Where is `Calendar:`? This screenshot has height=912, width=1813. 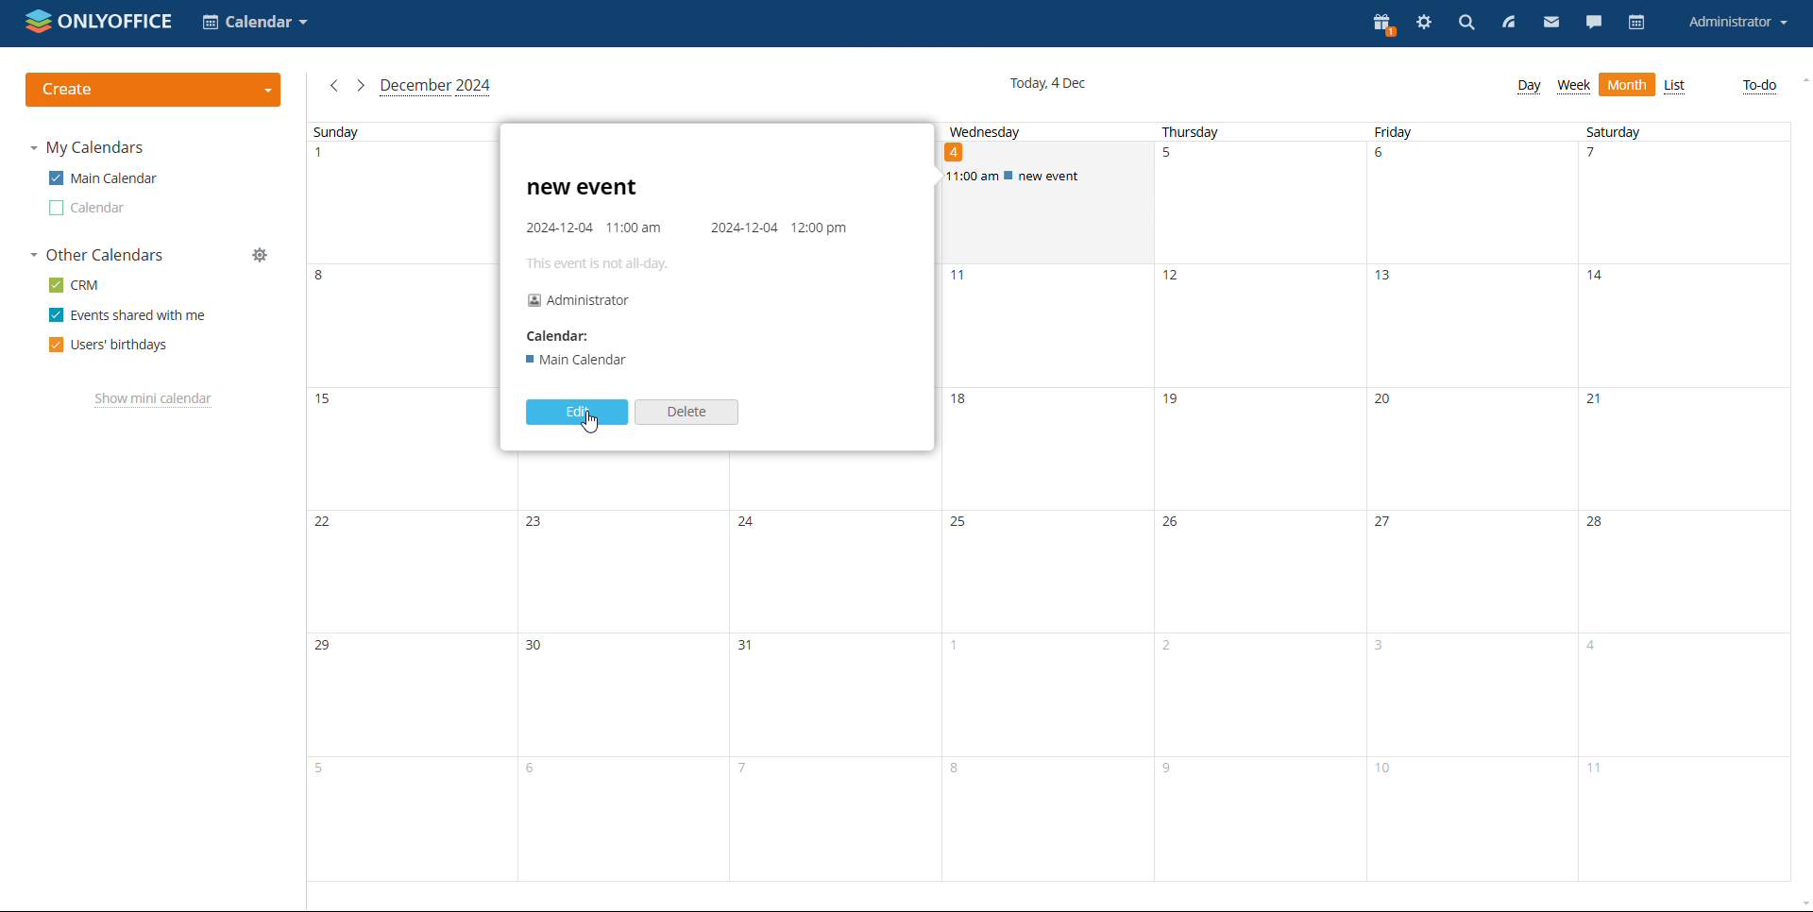
Calendar: is located at coordinates (563, 336).